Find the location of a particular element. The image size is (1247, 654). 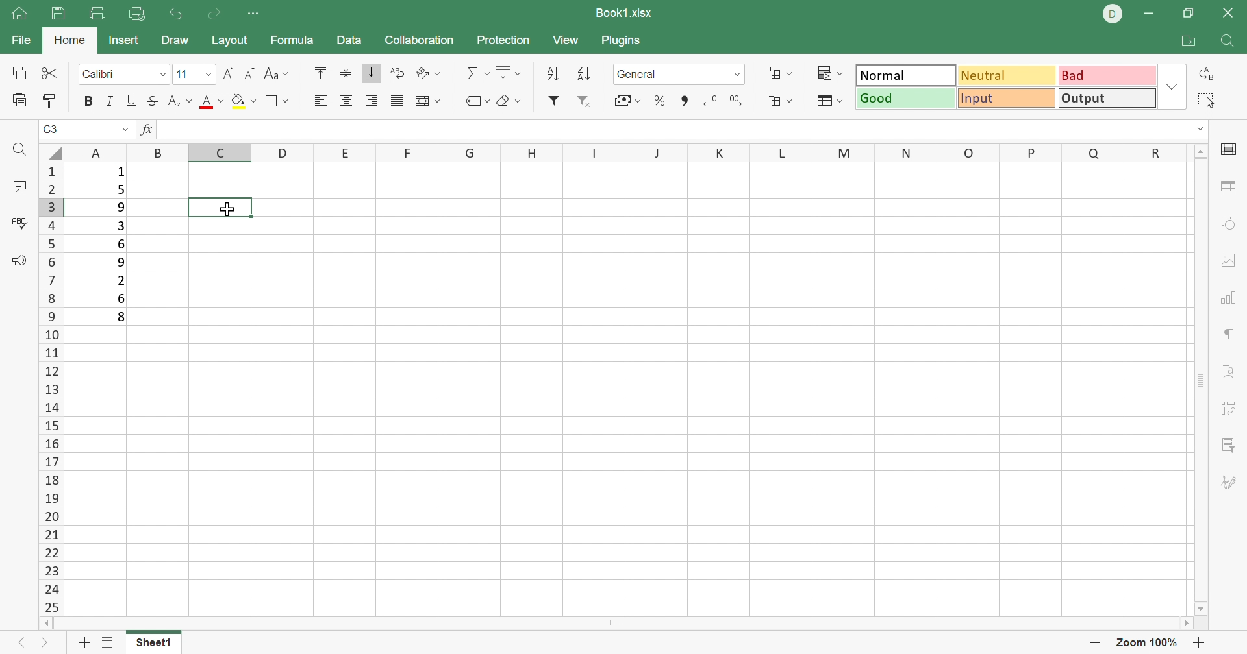

Data is located at coordinates (351, 42).